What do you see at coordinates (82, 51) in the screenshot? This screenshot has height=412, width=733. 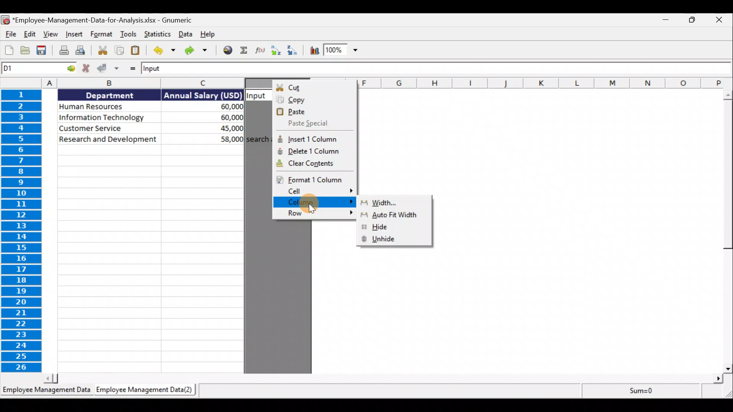 I see `Print preview` at bounding box center [82, 51].